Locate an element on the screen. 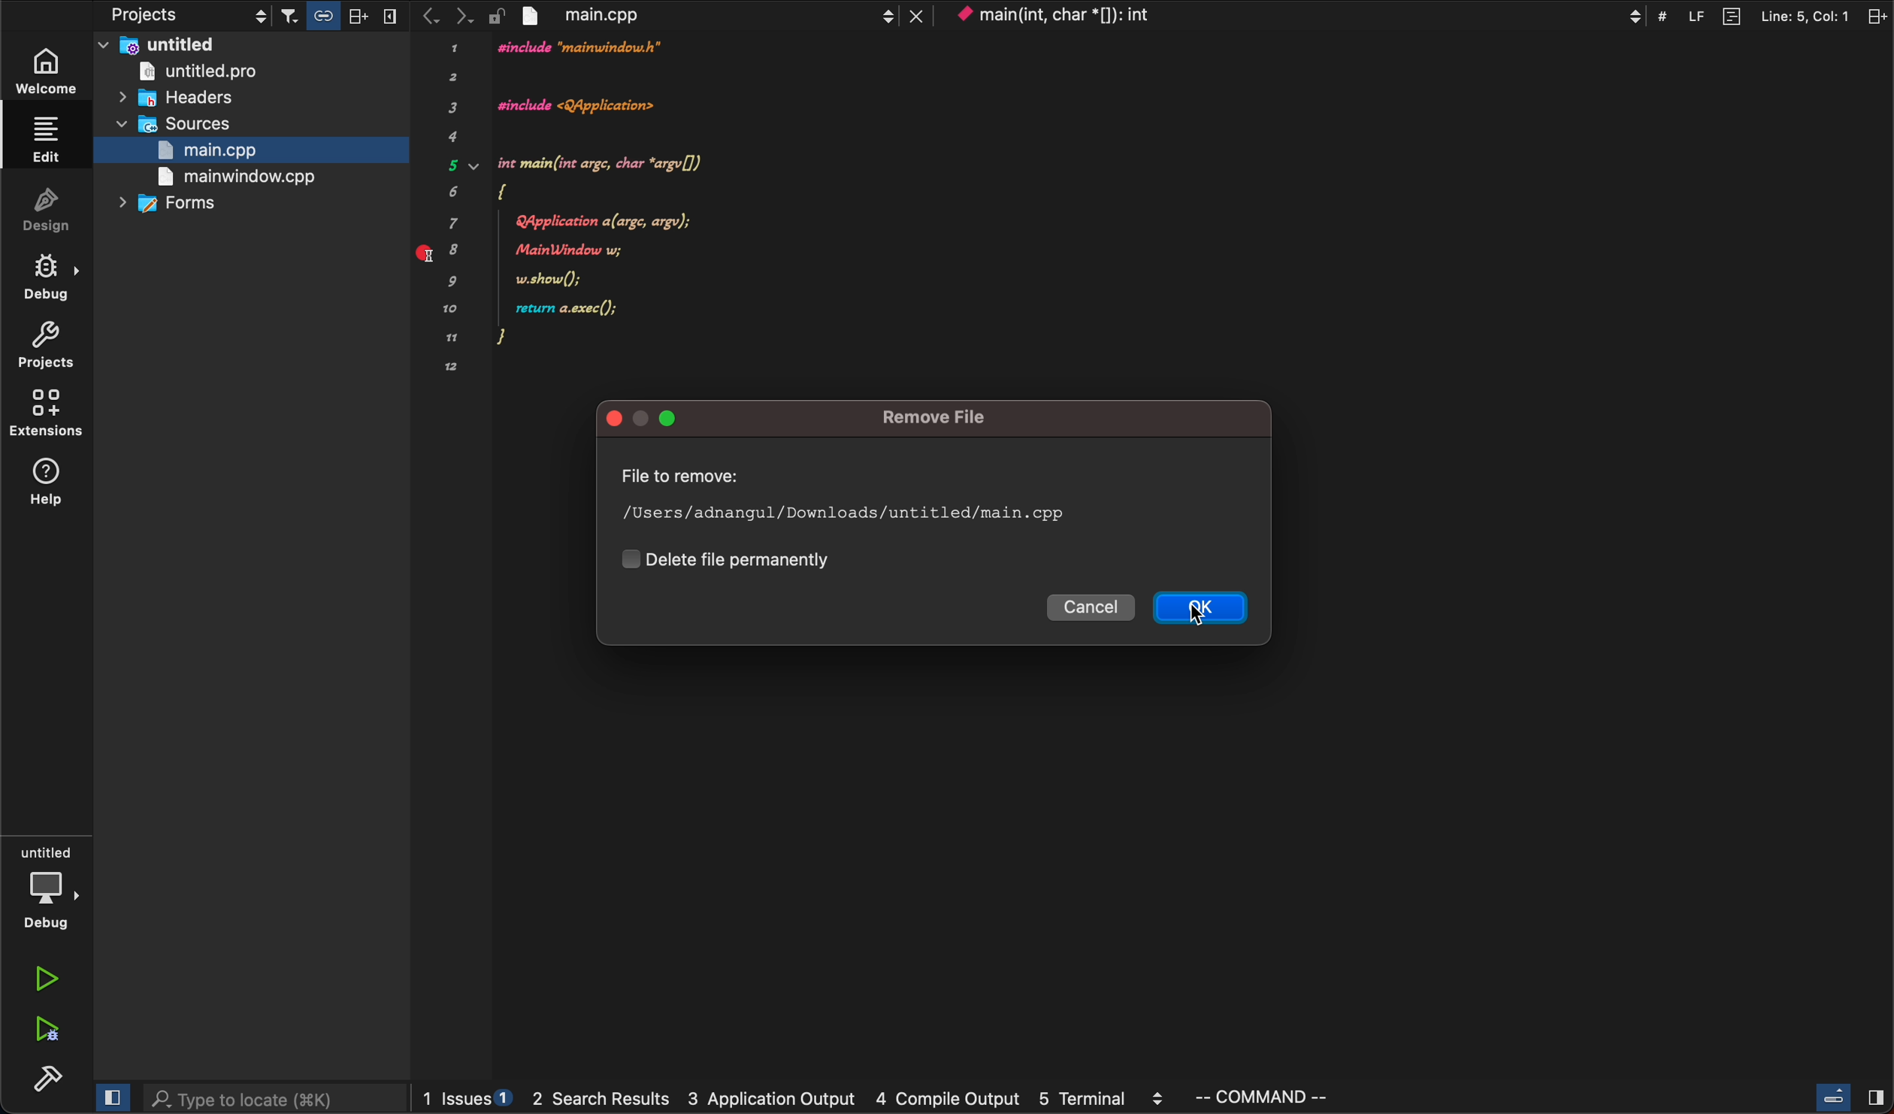 The height and width of the screenshot is (1114, 1894). edit is located at coordinates (48, 141).